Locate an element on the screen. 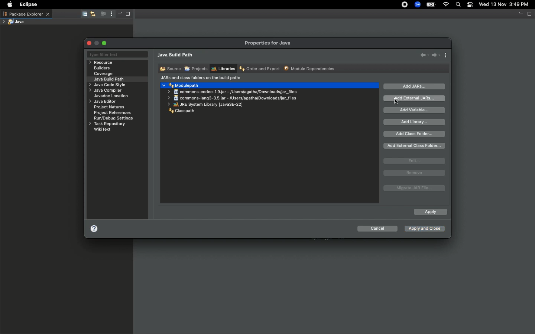 Image resolution: width=535 pixels, height=334 pixels. Source is located at coordinates (169, 68).